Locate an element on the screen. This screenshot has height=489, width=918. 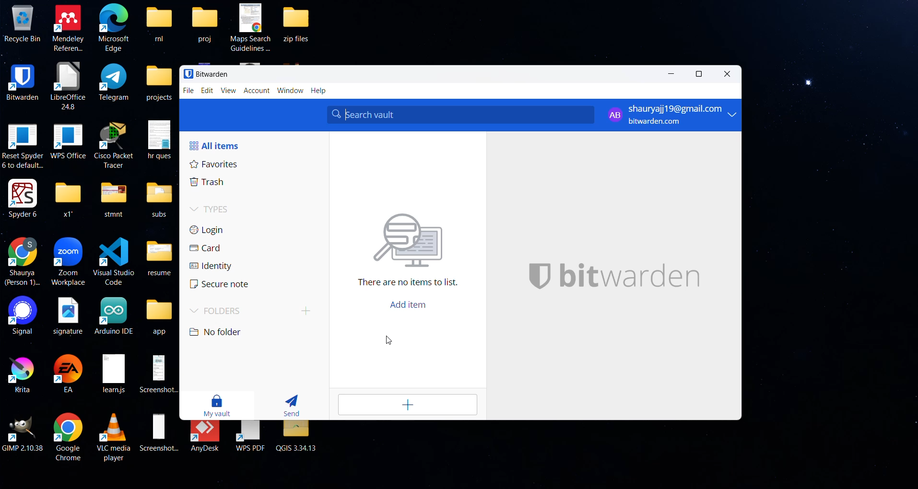
Krita is located at coordinates (20, 373).